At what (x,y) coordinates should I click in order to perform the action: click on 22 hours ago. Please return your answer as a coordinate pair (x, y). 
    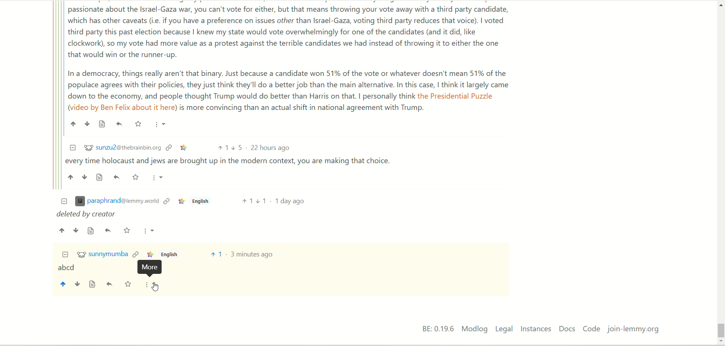
    Looking at the image, I should click on (271, 148).